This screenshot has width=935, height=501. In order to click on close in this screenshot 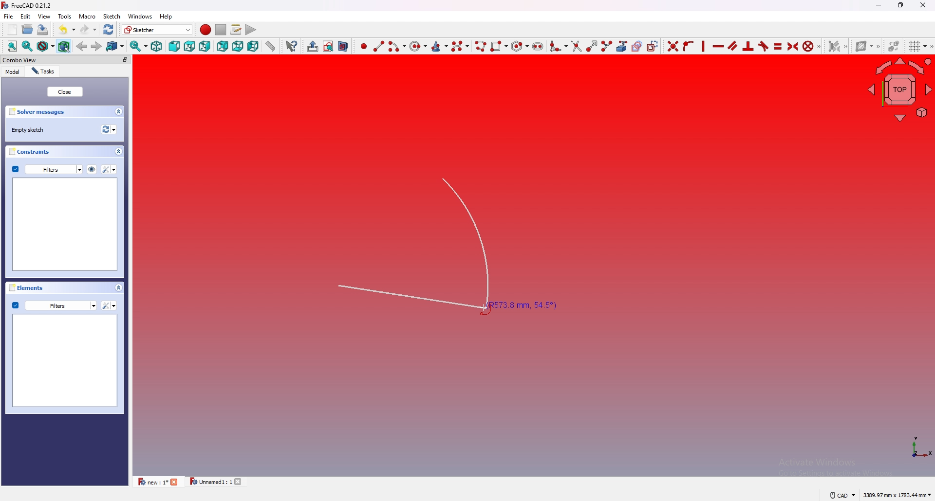, I will do `click(923, 5)`.